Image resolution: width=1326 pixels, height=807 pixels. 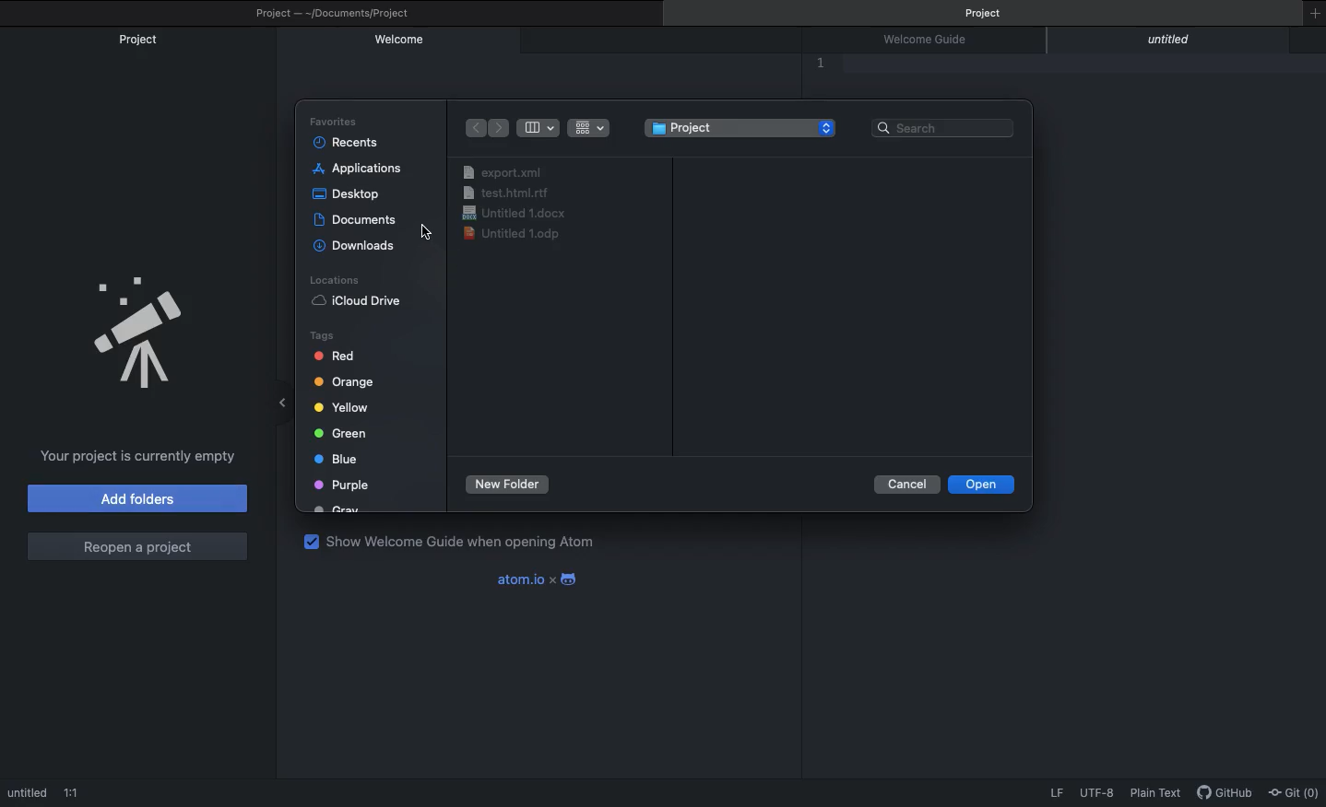 What do you see at coordinates (517, 234) in the screenshot?
I see `B® Untitled 1.0dp` at bounding box center [517, 234].